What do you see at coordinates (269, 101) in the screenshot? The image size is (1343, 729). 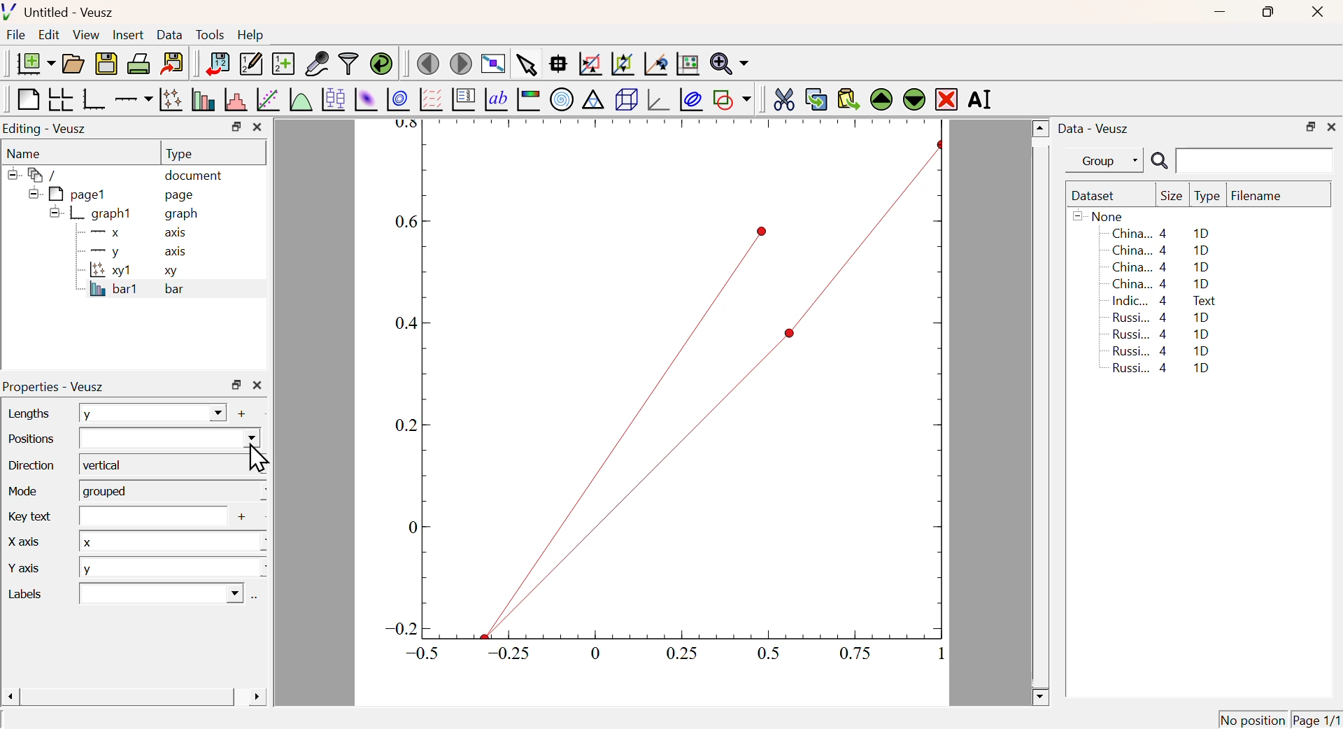 I see `Fit a function to data` at bounding box center [269, 101].